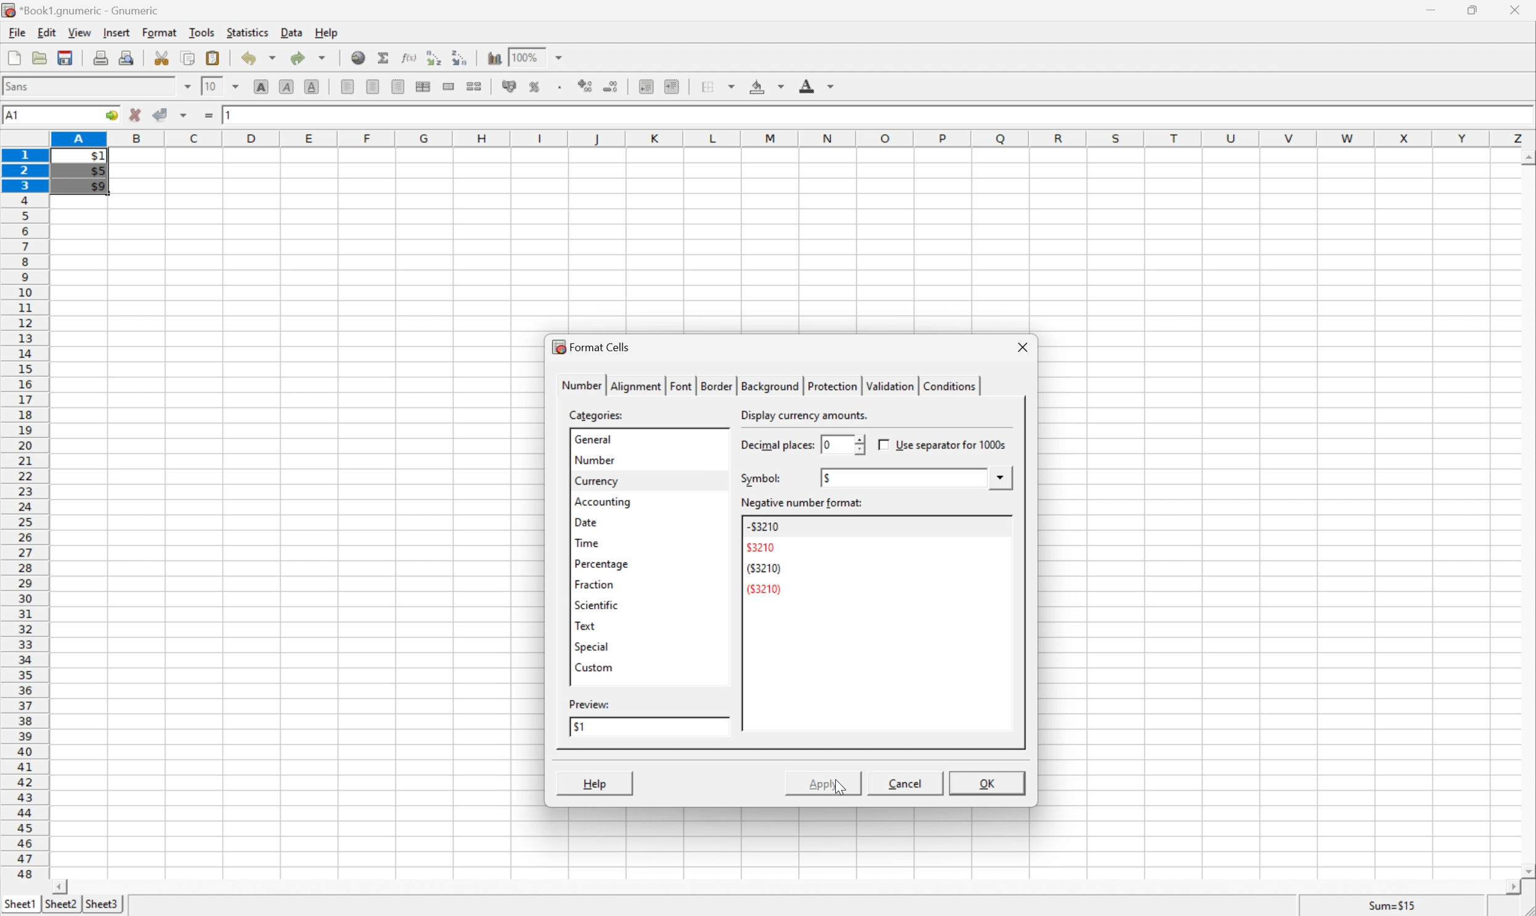 The height and width of the screenshot is (916, 1536). What do you see at coordinates (400, 86) in the screenshot?
I see `align right` at bounding box center [400, 86].